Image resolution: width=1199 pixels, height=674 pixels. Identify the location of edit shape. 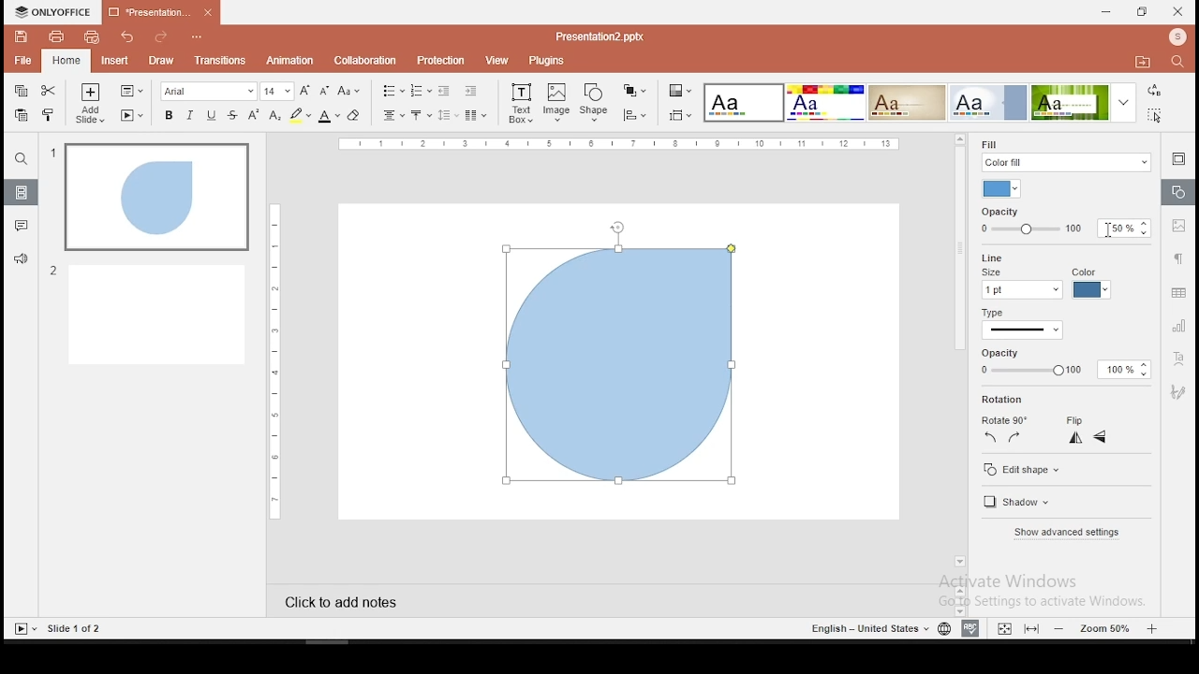
(1023, 471).